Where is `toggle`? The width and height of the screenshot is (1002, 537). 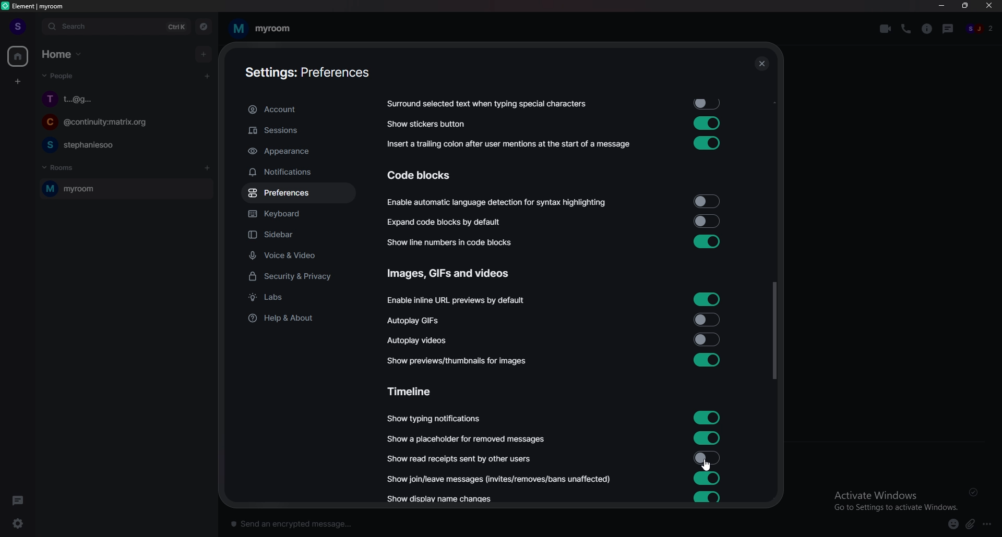
toggle is located at coordinates (707, 360).